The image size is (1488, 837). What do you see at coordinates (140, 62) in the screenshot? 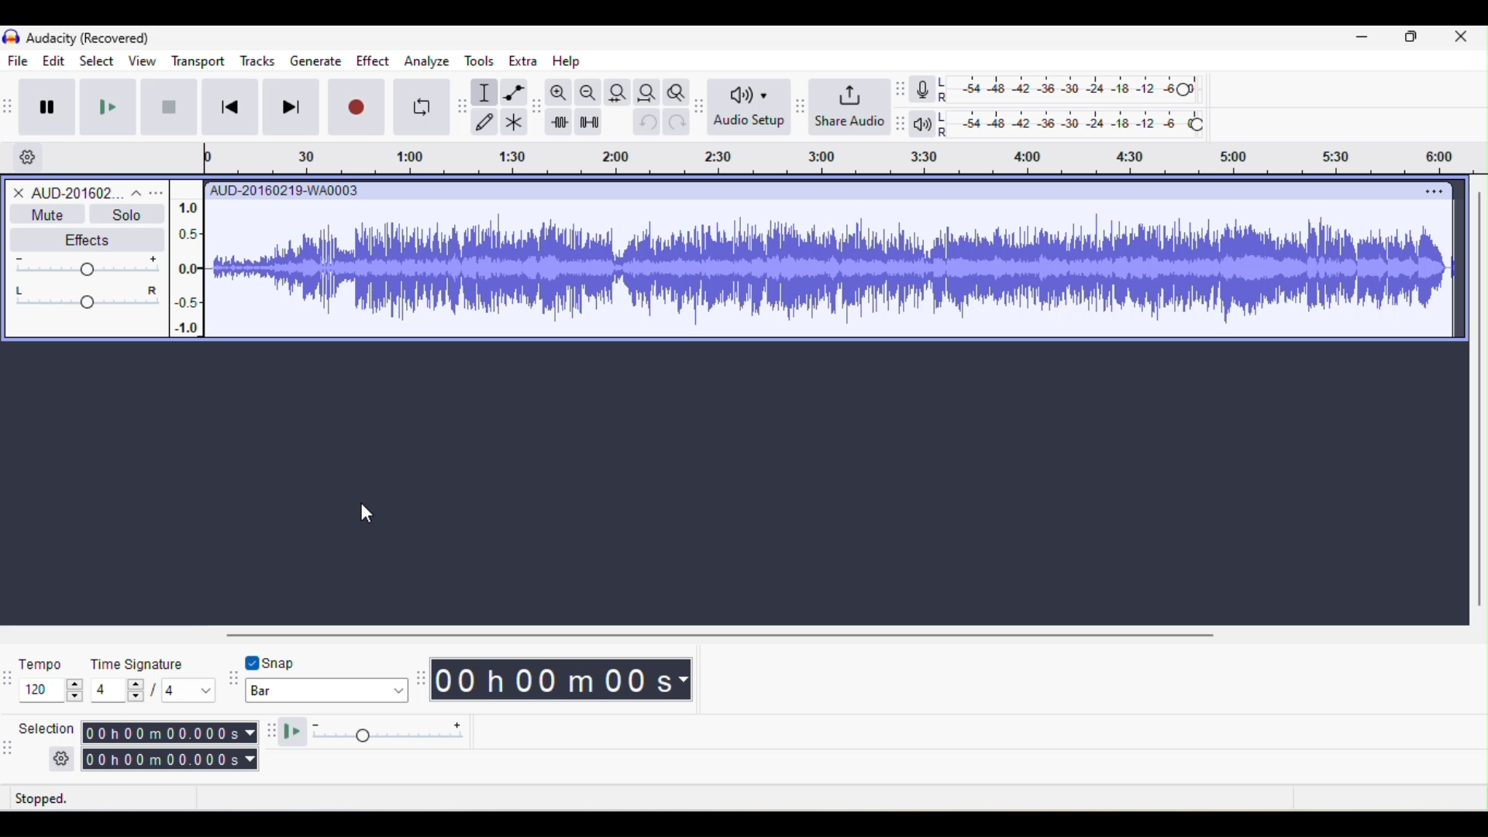
I see `view` at bounding box center [140, 62].